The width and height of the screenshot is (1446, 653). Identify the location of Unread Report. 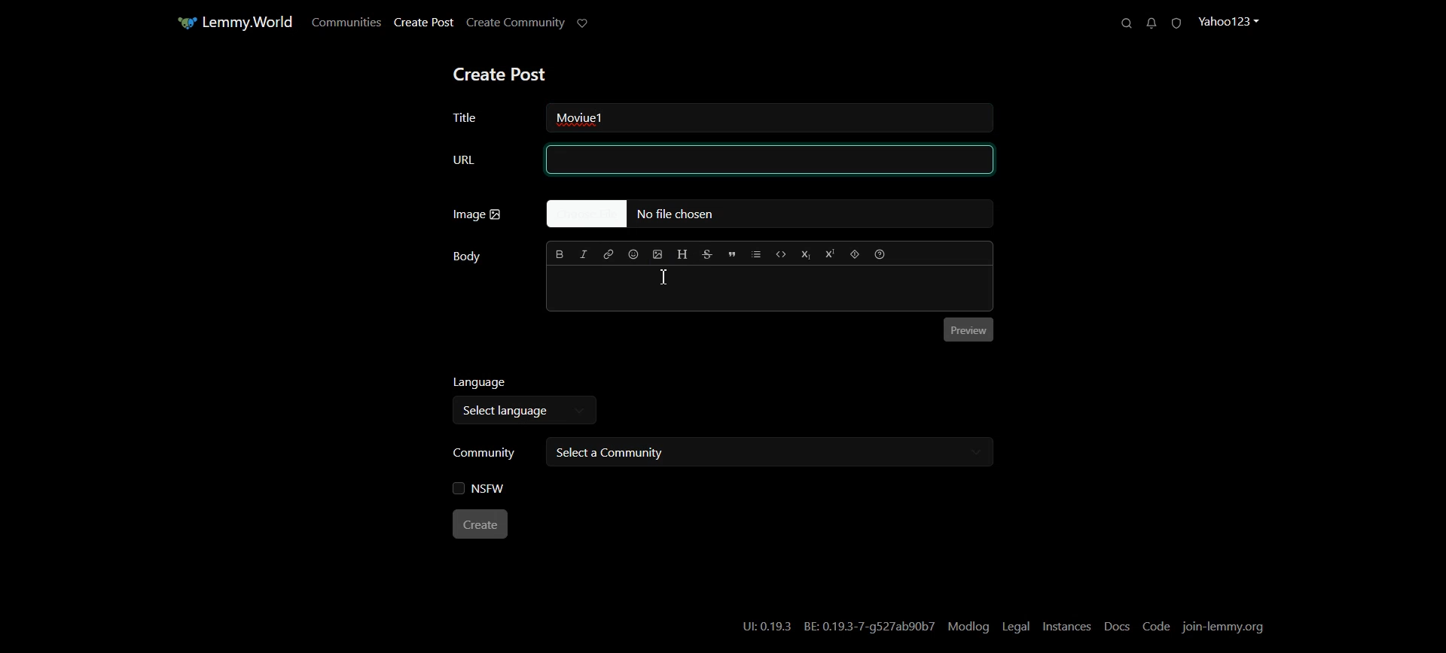
(1180, 23).